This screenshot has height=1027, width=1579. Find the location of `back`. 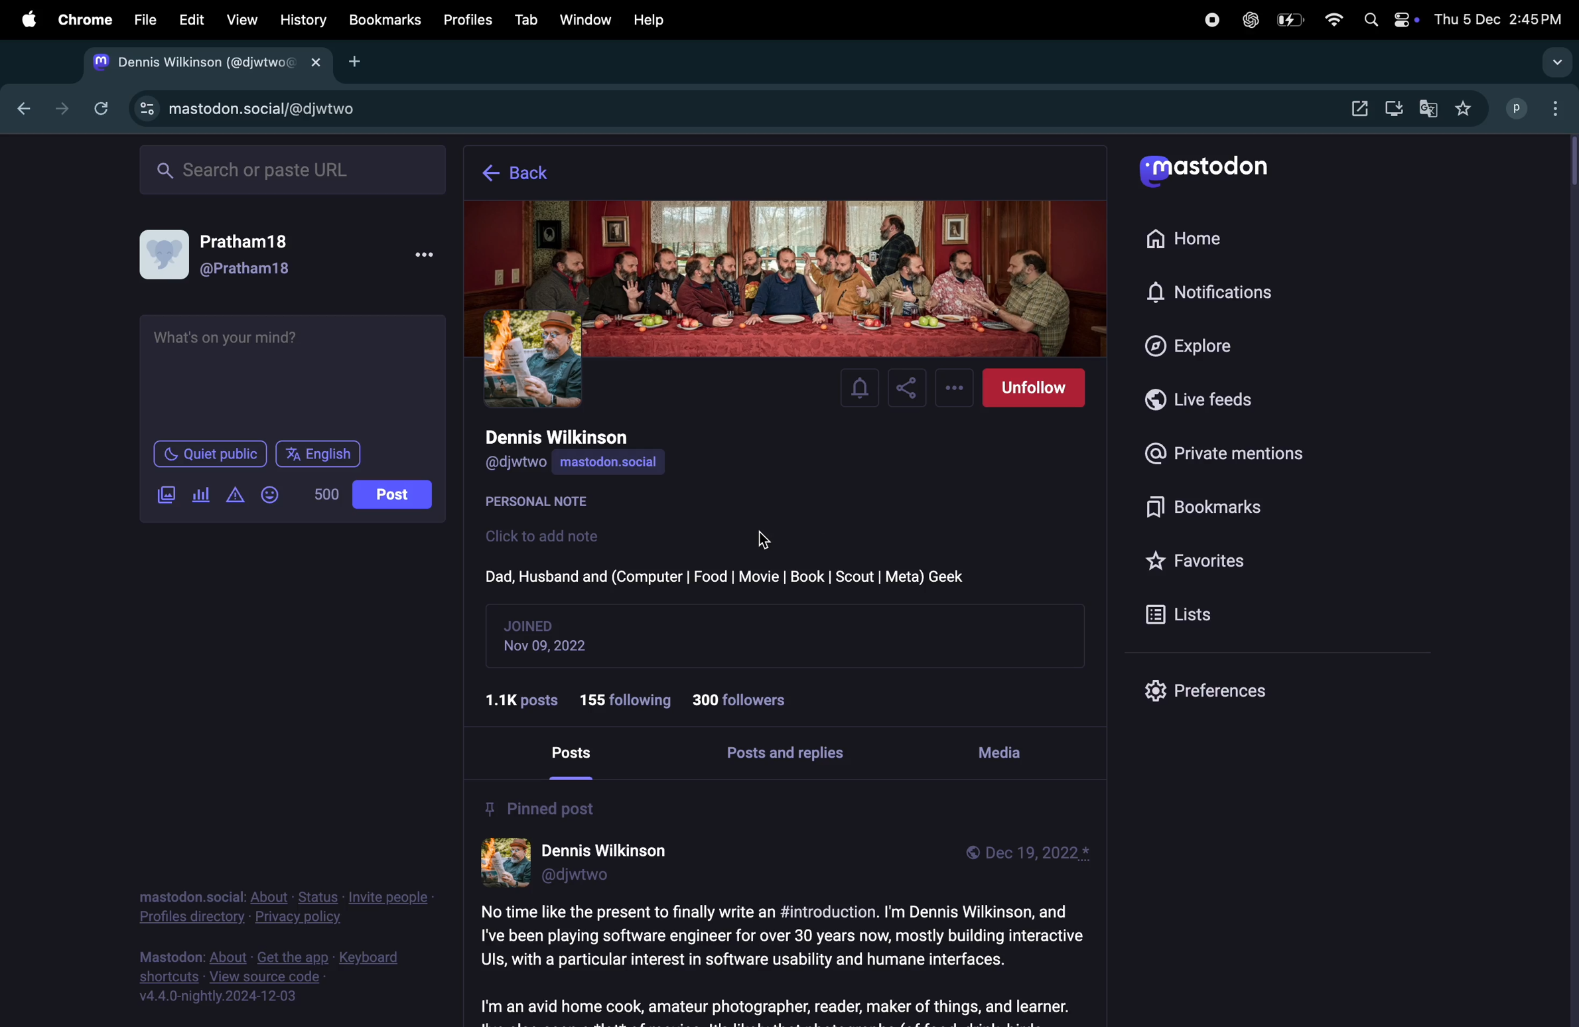

back is located at coordinates (525, 174).